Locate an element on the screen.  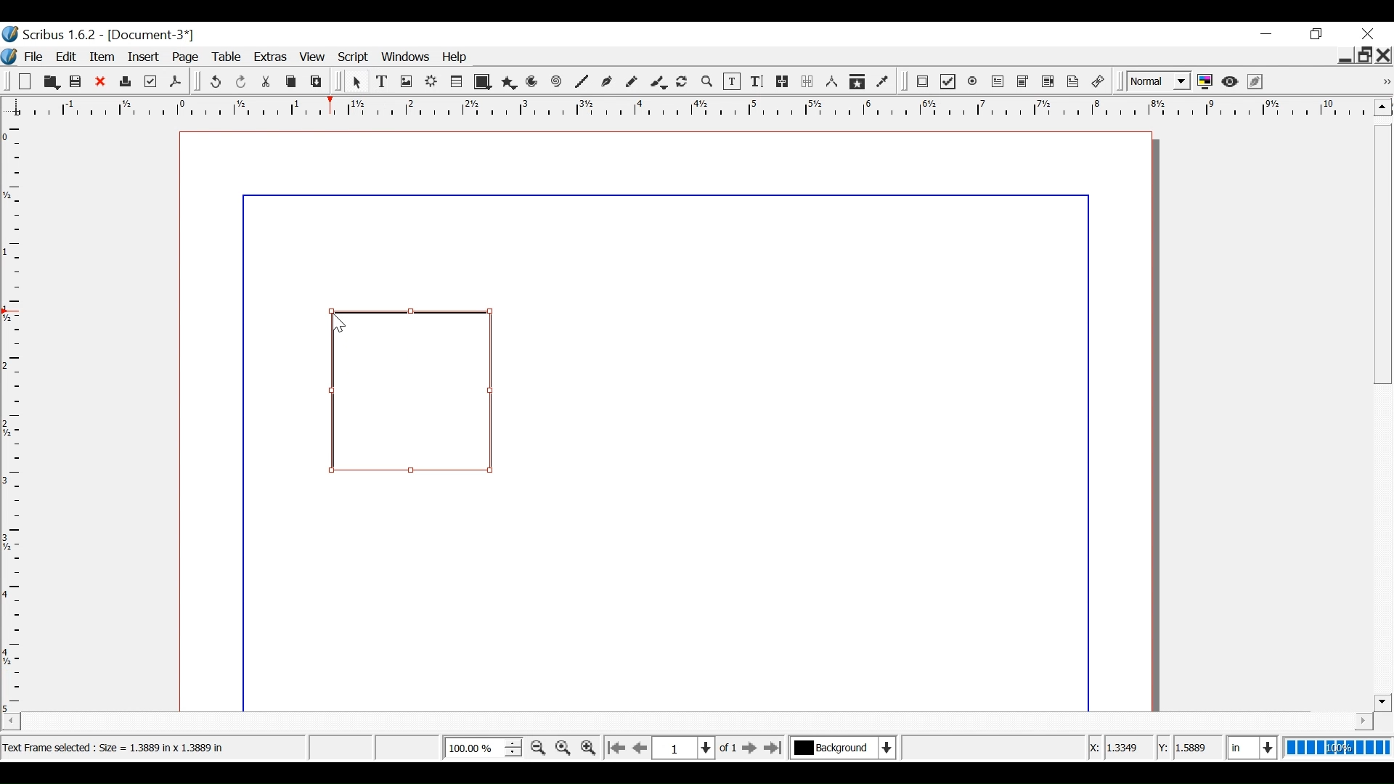
Help is located at coordinates (458, 57).